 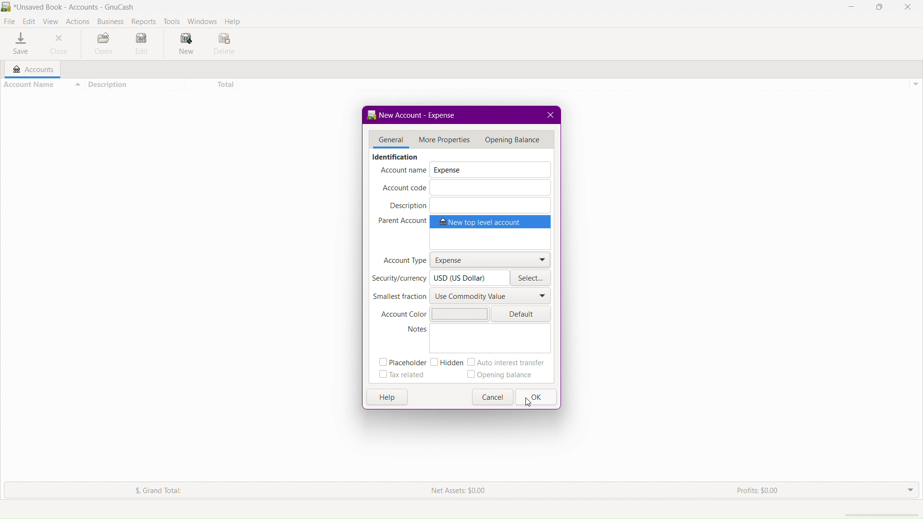 I want to click on Net Assets: $0.00, so click(x=460, y=491).